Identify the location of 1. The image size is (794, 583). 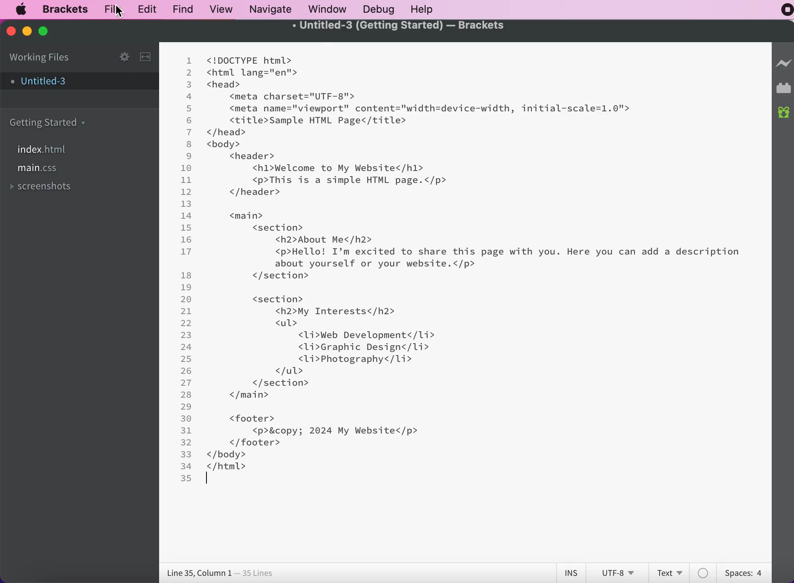
(189, 60).